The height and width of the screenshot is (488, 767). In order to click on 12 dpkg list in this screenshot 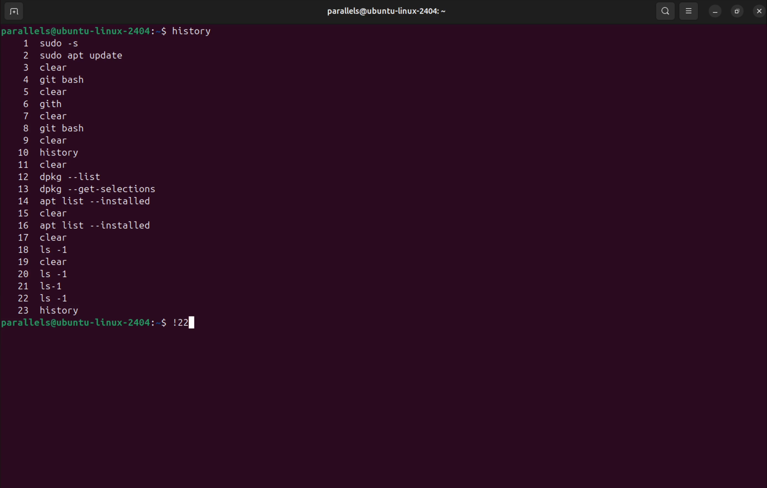, I will do `click(90, 178)`.